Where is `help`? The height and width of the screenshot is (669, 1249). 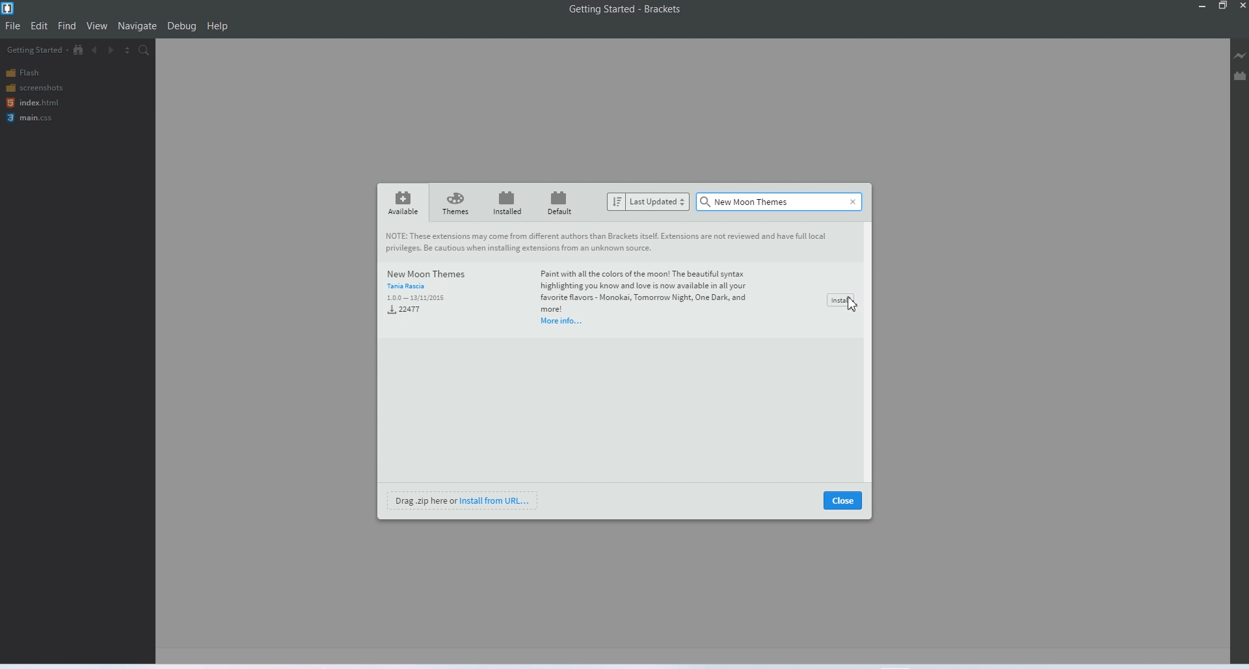
help is located at coordinates (218, 26).